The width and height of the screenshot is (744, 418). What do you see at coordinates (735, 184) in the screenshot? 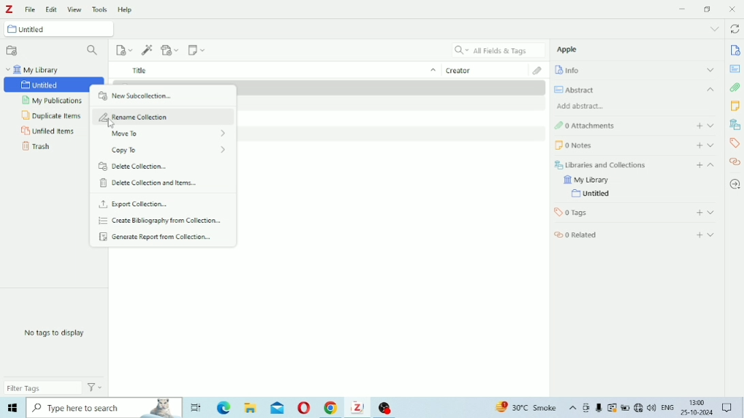
I see `Locate` at bounding box center [735, 184].